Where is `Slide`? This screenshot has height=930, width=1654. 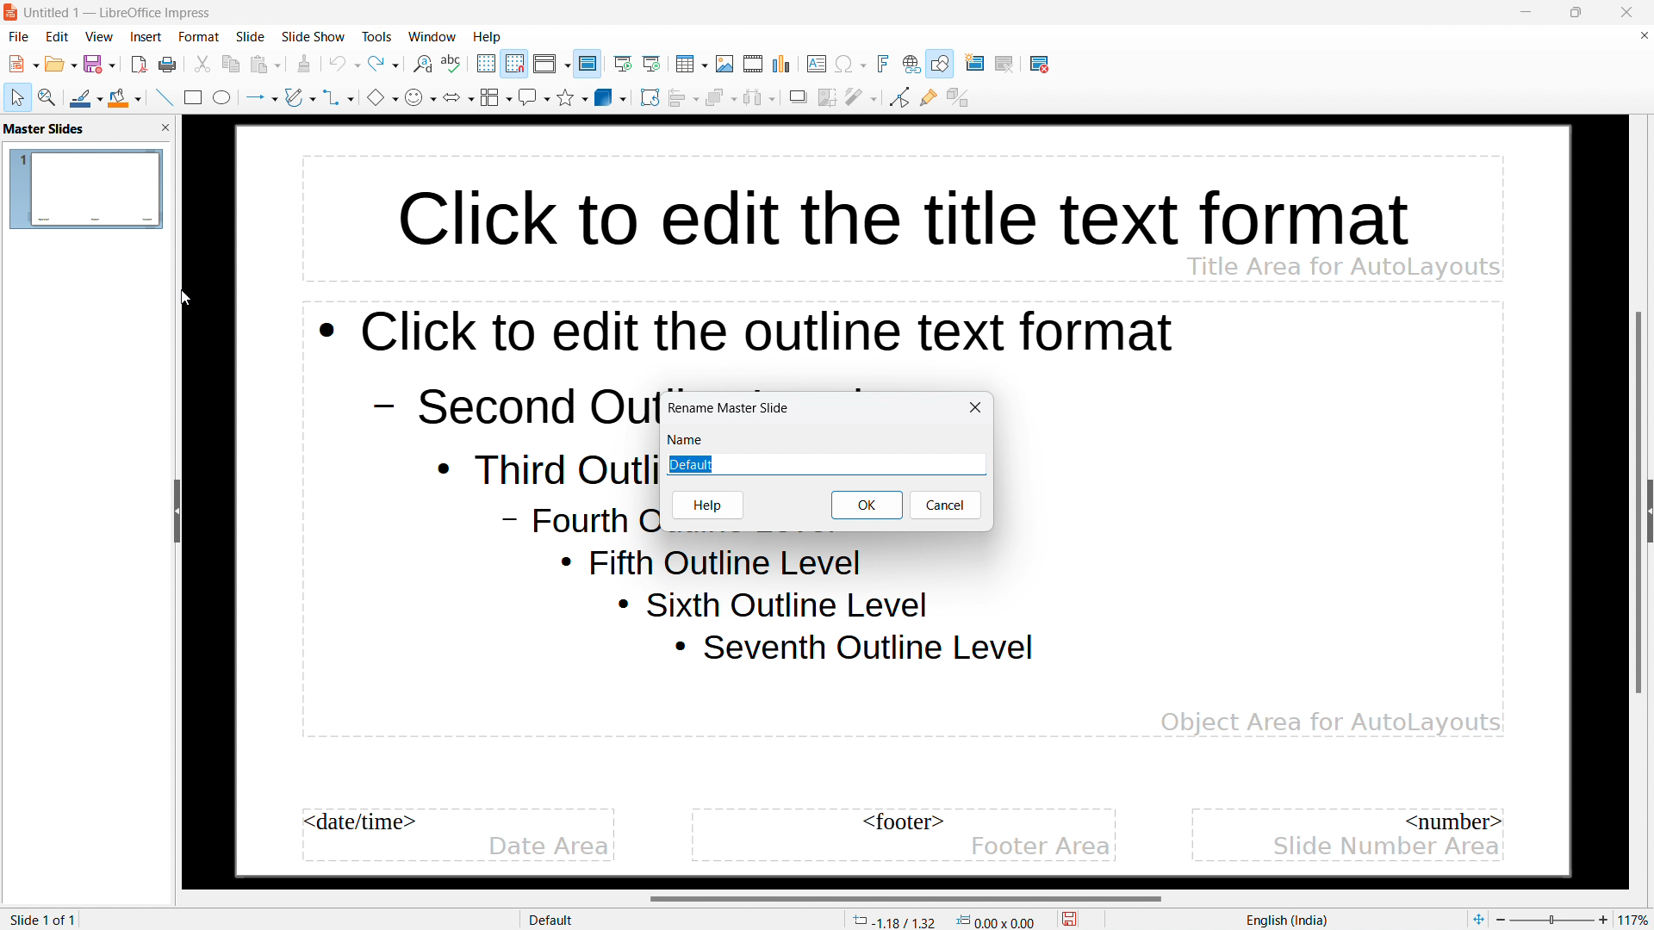
Slide is located at coordinates (251, 38).